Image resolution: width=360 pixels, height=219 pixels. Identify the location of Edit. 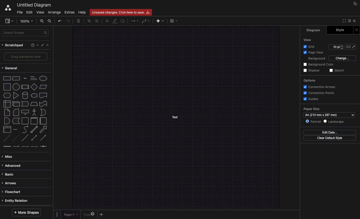
(30, 12).